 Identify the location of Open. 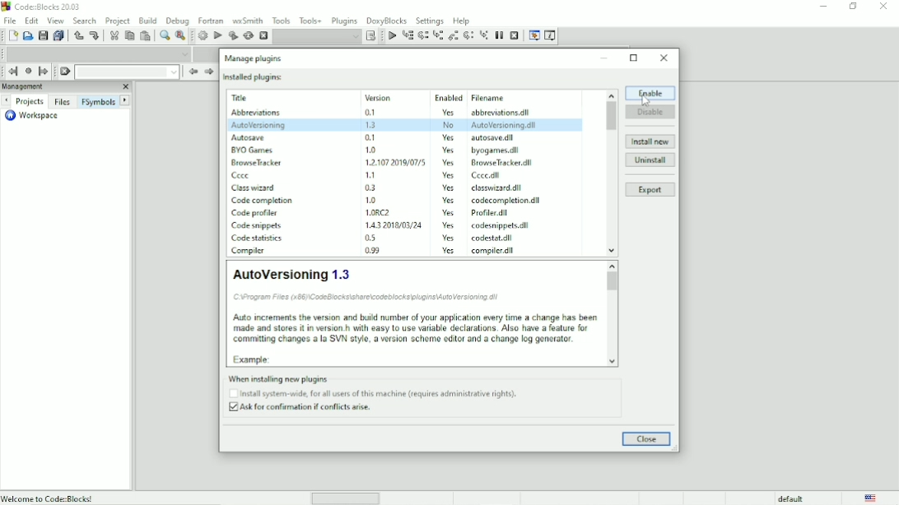
(27, 36).